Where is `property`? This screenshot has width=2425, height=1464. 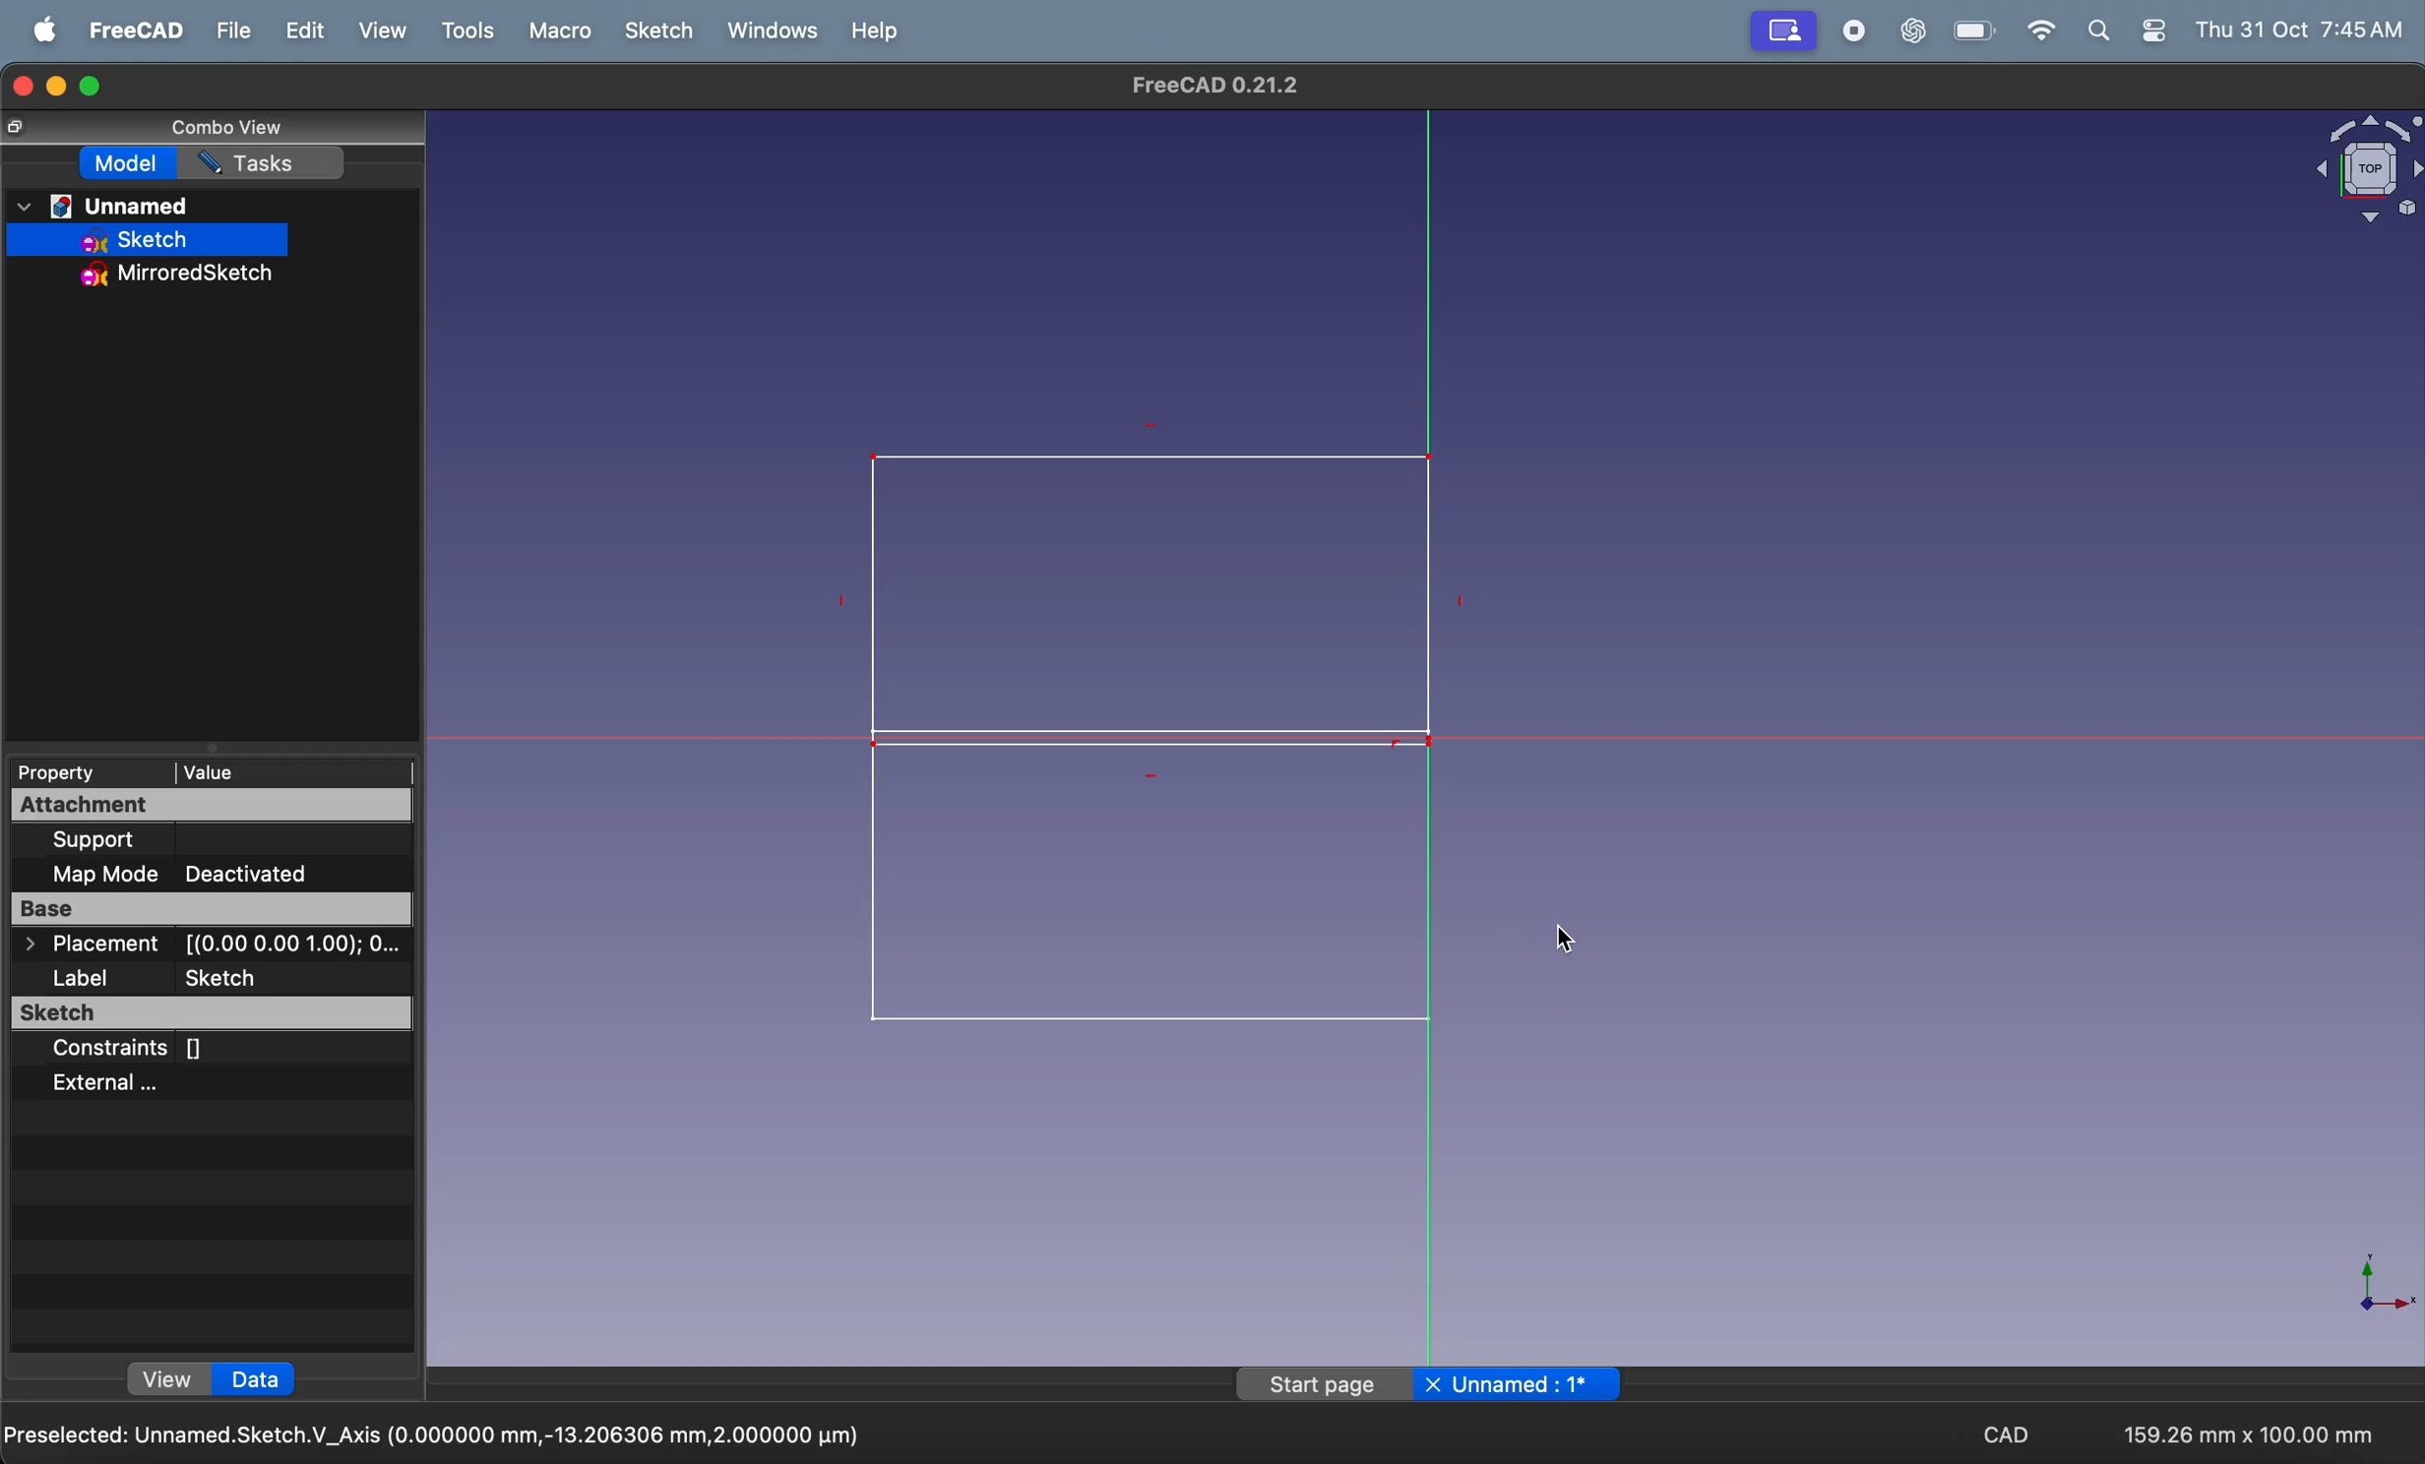 property is located at coordinates (66, 769).